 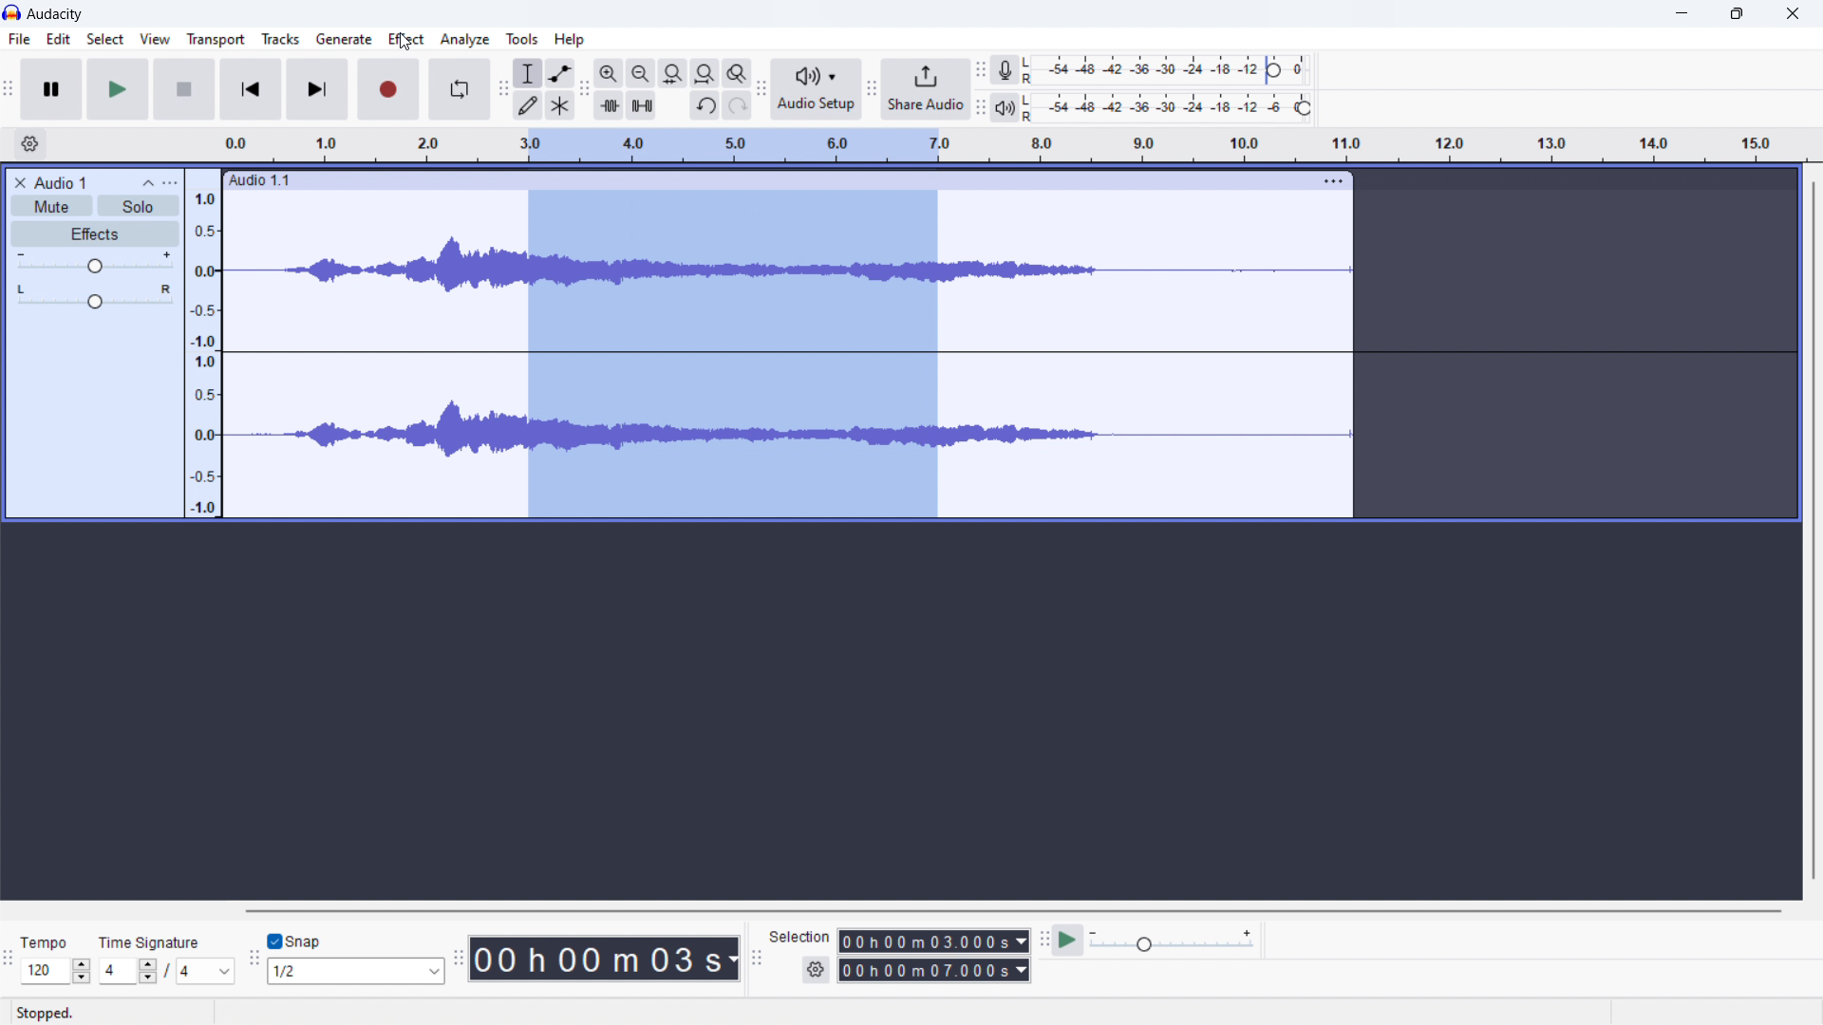 What do you see at coordinates (59, 38) in the screenshot?
I see `edit` at bounding box center [59, 38].